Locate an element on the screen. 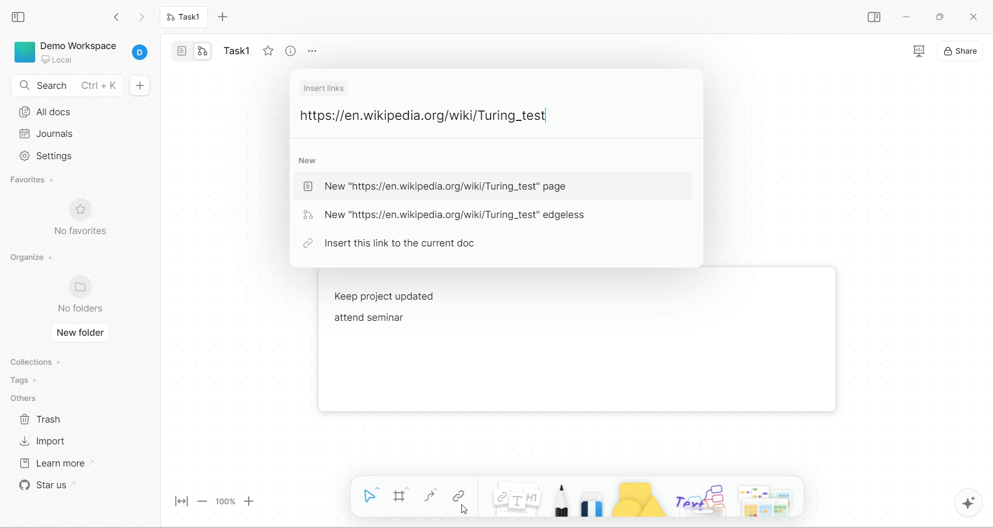  new folder is located at coordinates (80, 334).